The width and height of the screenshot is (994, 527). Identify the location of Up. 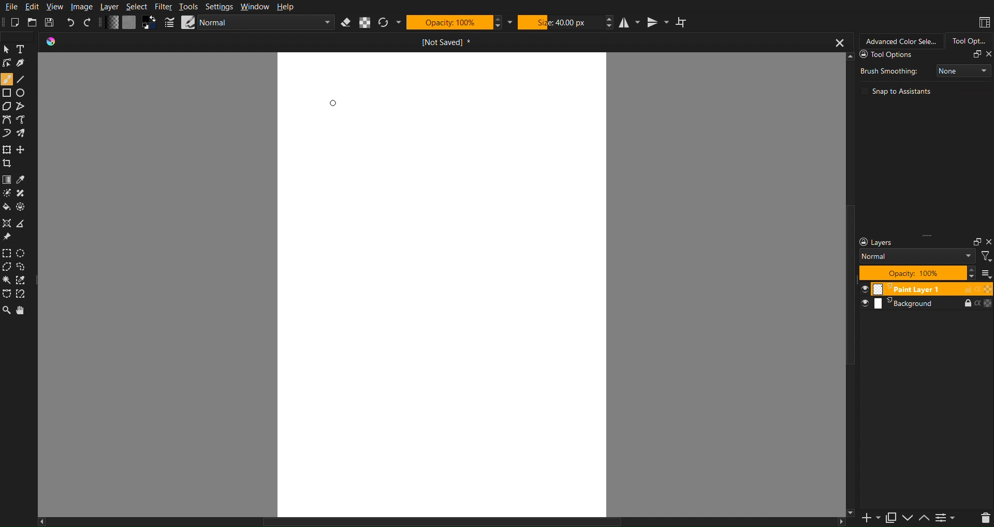
(925, 518).